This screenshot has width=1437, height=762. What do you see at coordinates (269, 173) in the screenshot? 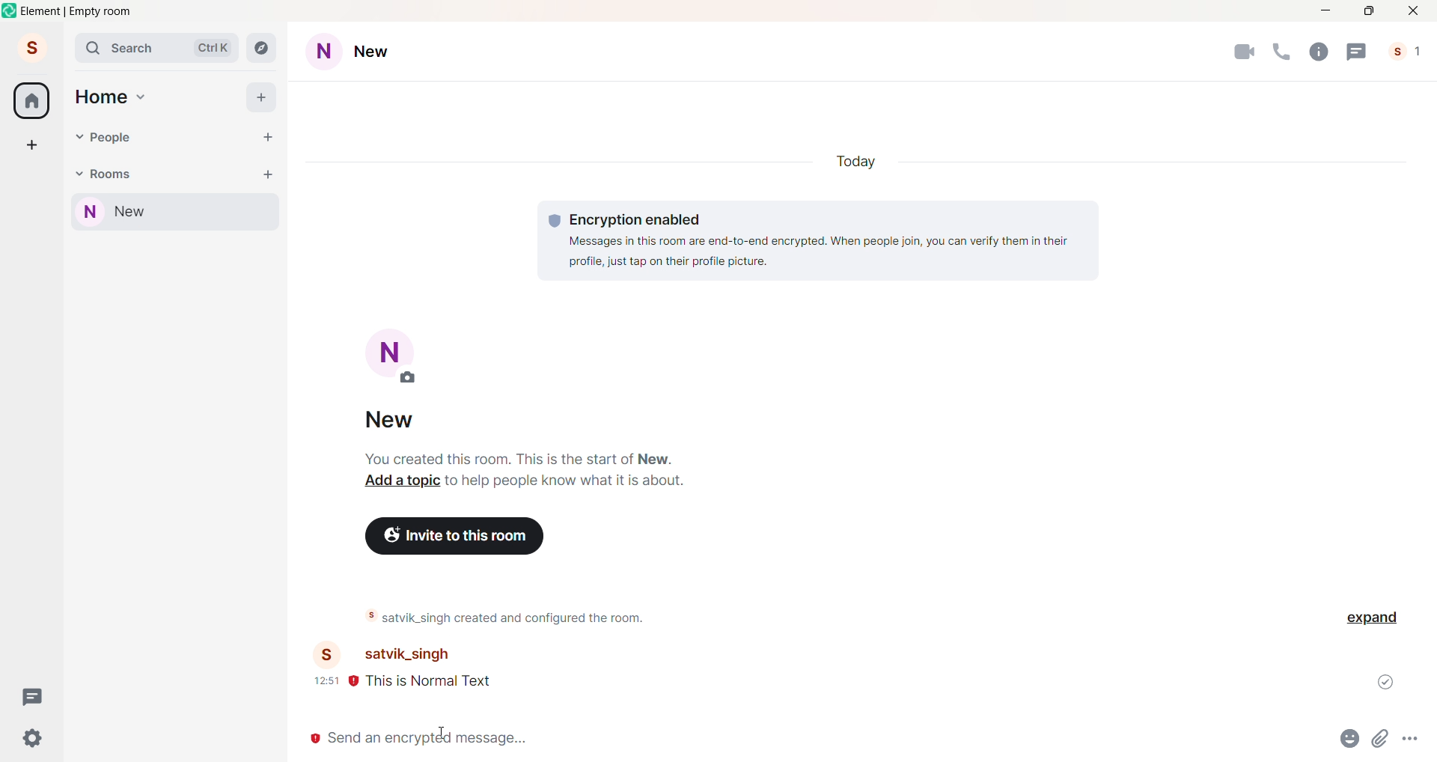
I see `Add Room` at bounding box center [269, 173].